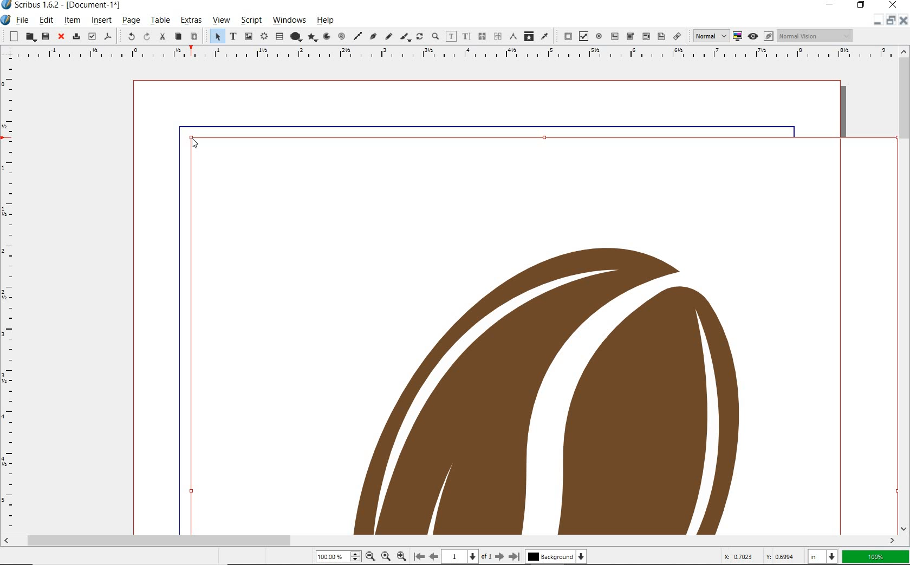 The image size is (910, 565). Describe the element at coordinates (556, 557) in the screenshot. I see `Background` at that location.